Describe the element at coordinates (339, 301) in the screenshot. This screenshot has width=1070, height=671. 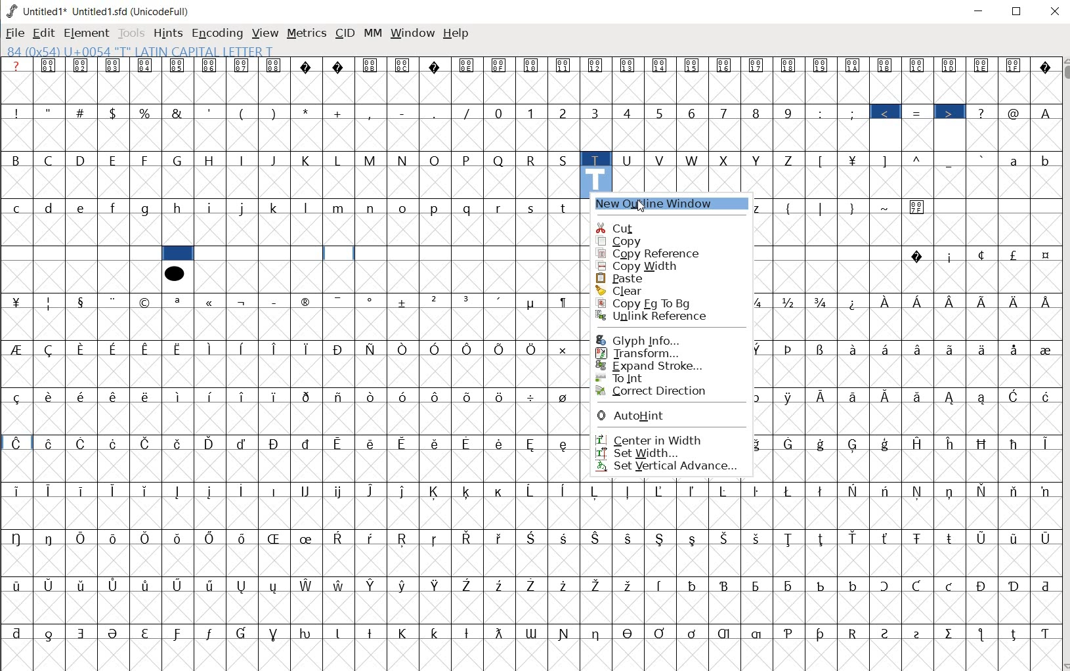
I see `Symbol` at that location.